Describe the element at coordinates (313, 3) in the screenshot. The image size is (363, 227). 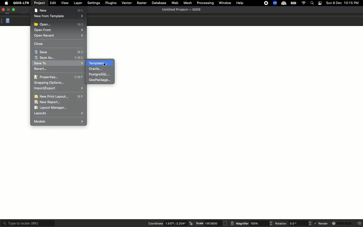
I see `Search` at that location.